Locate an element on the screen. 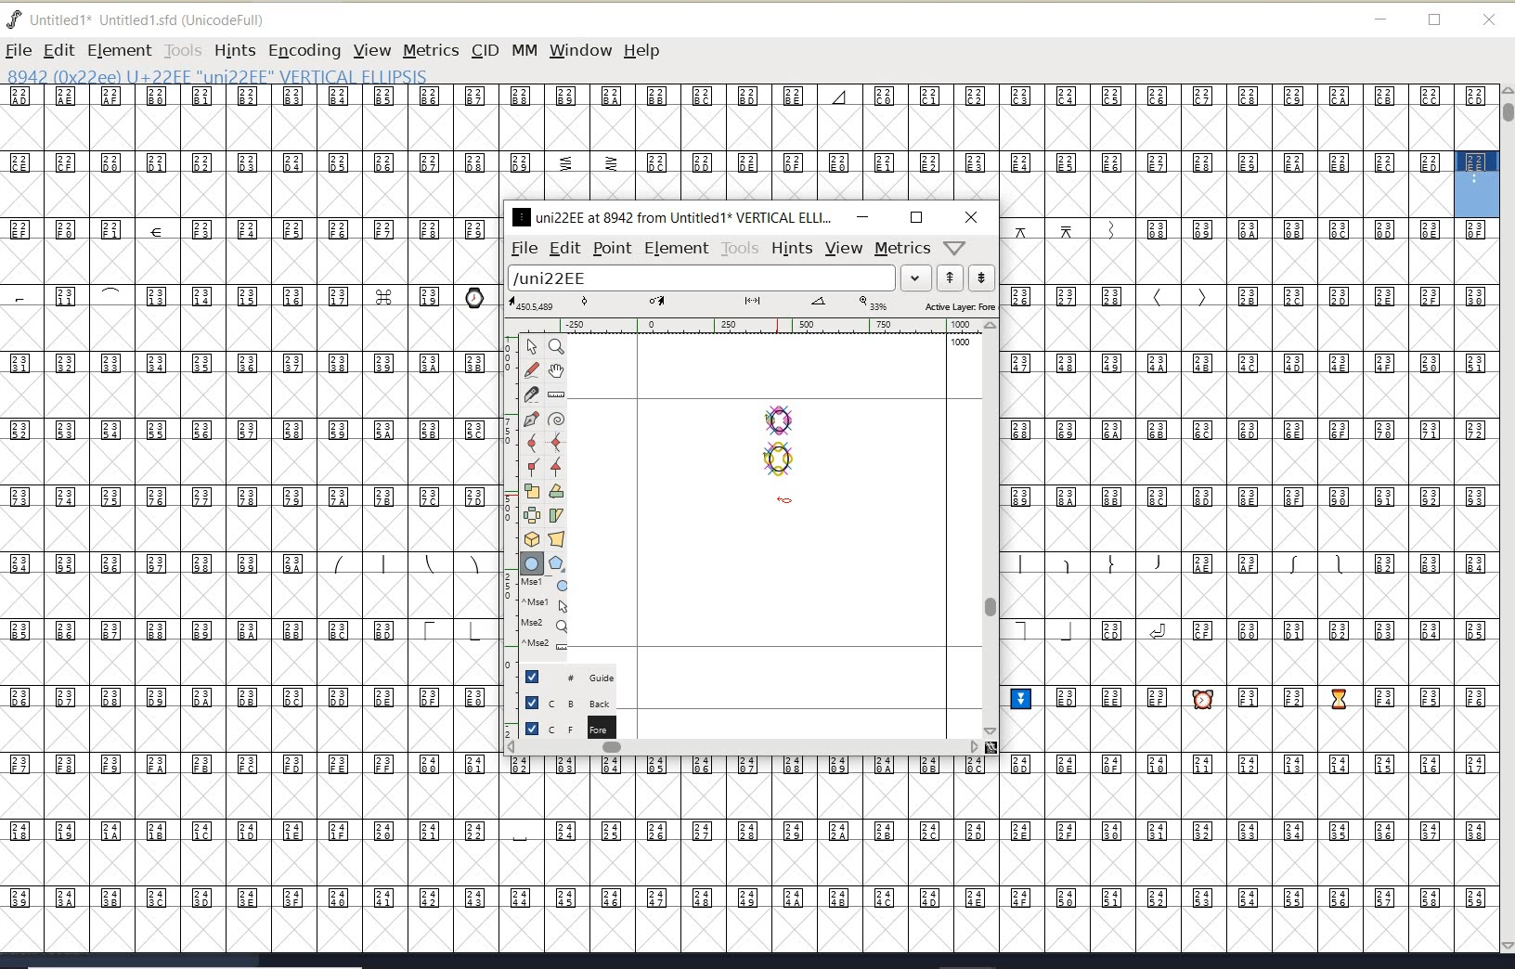 This screenshot has height=969, width=1515. rectangle or ellipse is located at coordinates (533, 564).